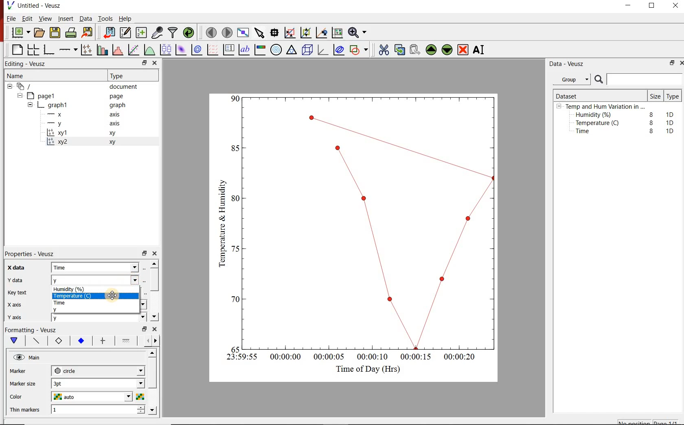 The image size is (684, 425). What do you see at coordinates (157, 254) in the screenshot?
I see `close` at bounding box center [157, 254].